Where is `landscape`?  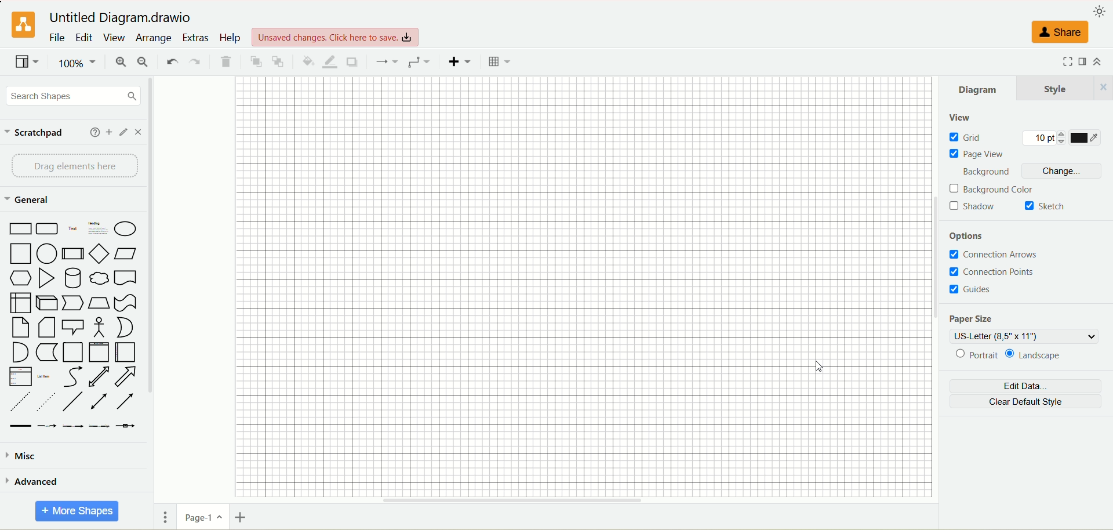
landscape is located at coordinates (1039, 355).